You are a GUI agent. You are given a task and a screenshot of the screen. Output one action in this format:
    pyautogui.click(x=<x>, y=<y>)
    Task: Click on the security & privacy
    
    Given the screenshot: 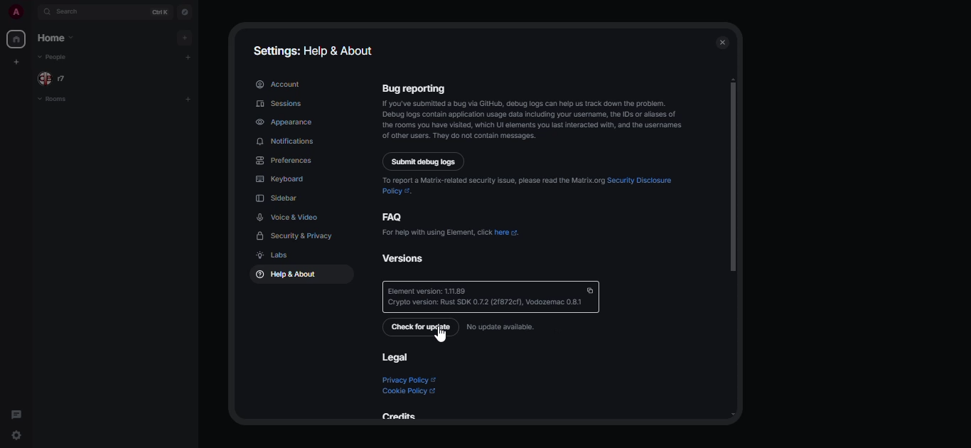 What is the action you would take?
    pyautogui.click(x=298, y=236)
    